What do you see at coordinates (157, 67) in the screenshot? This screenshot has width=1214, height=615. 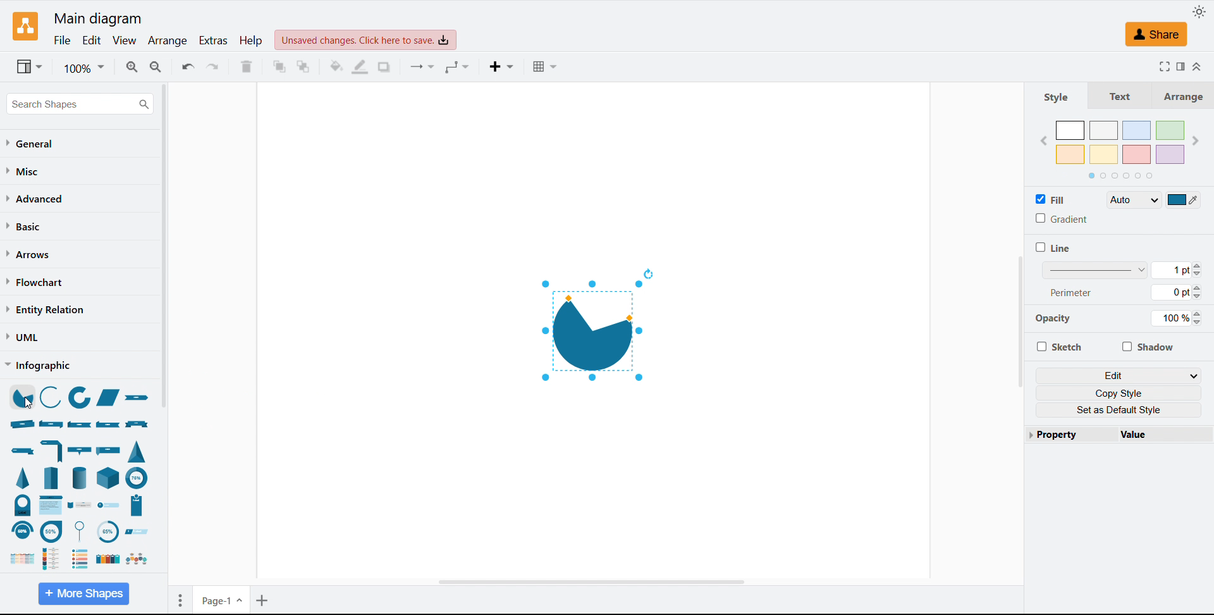 I see `Zoom out ` at bounding box center [157, 67].